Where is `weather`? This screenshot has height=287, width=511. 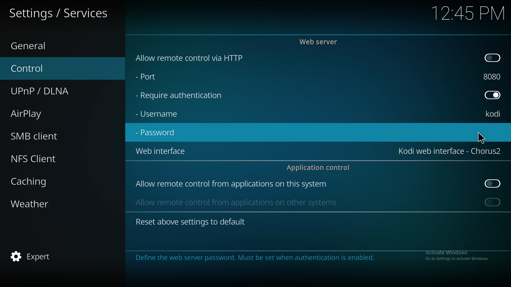
weather is located at coordinates (48, 205).